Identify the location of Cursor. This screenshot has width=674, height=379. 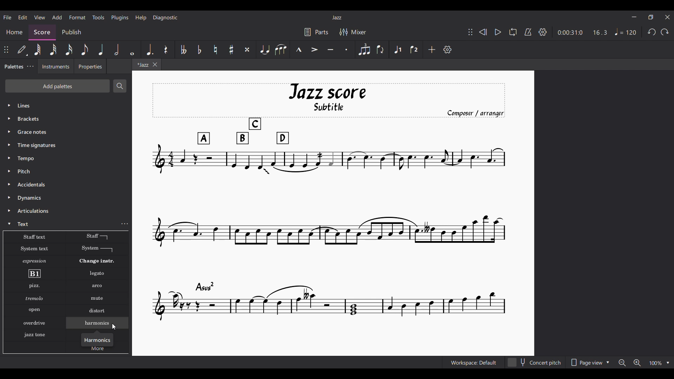
(113, 327).